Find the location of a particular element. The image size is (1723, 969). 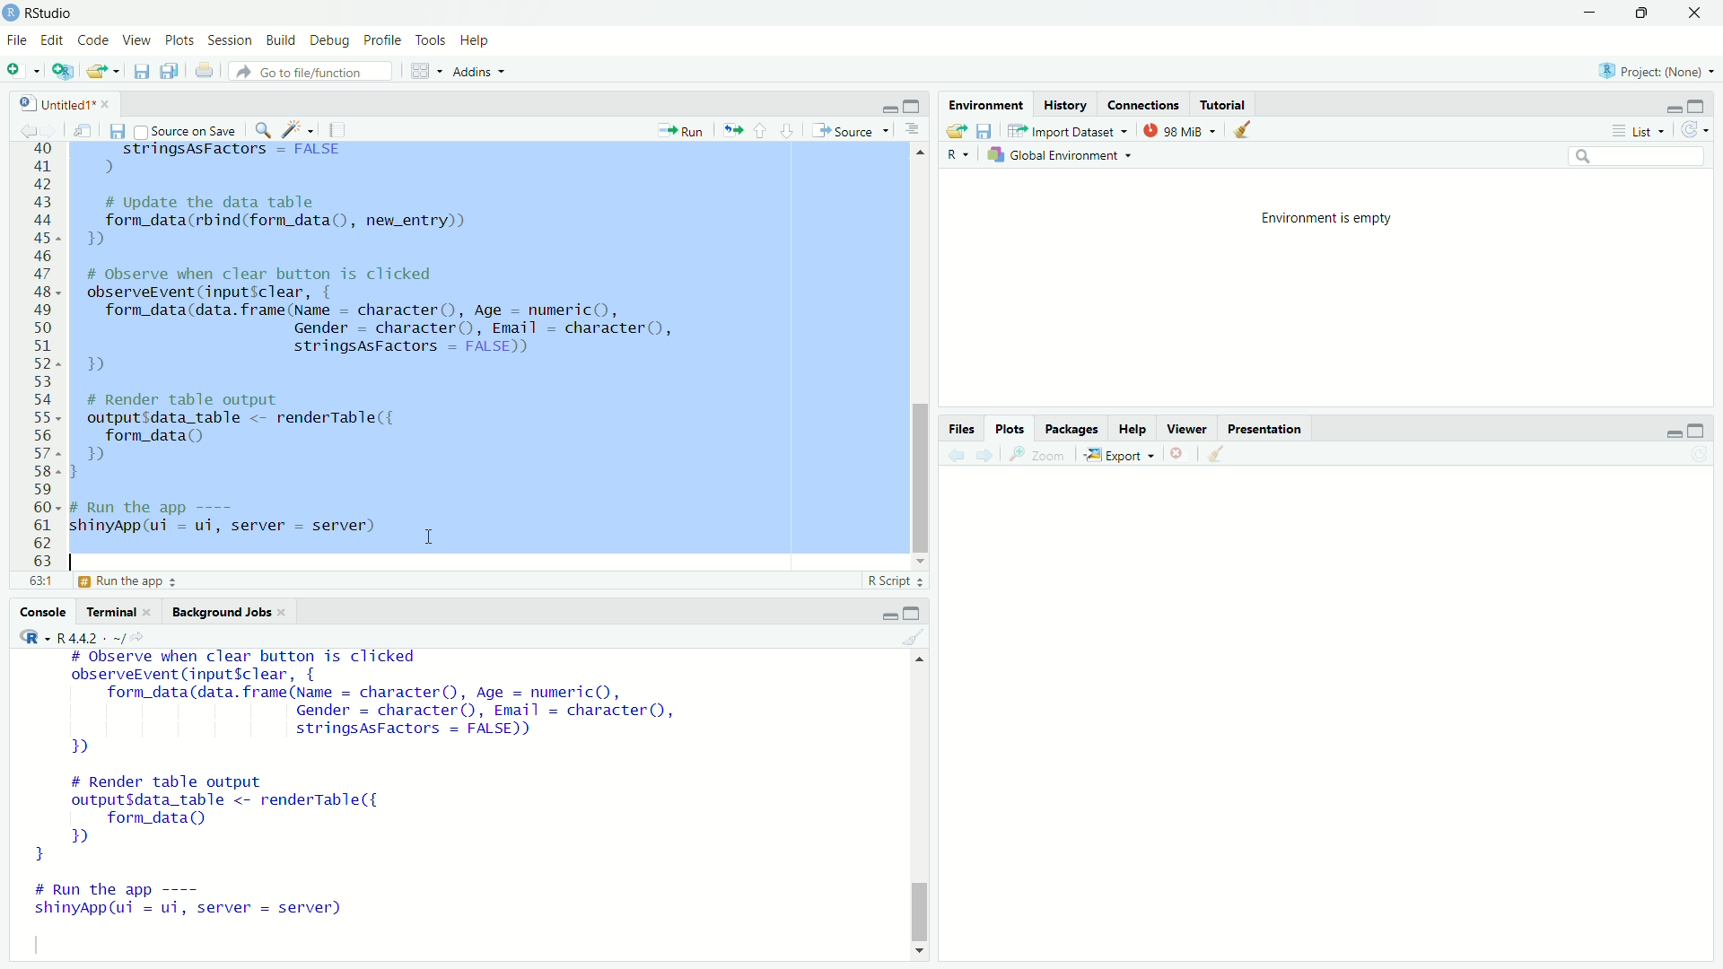

presentation is located at coordinates (1265, 429).